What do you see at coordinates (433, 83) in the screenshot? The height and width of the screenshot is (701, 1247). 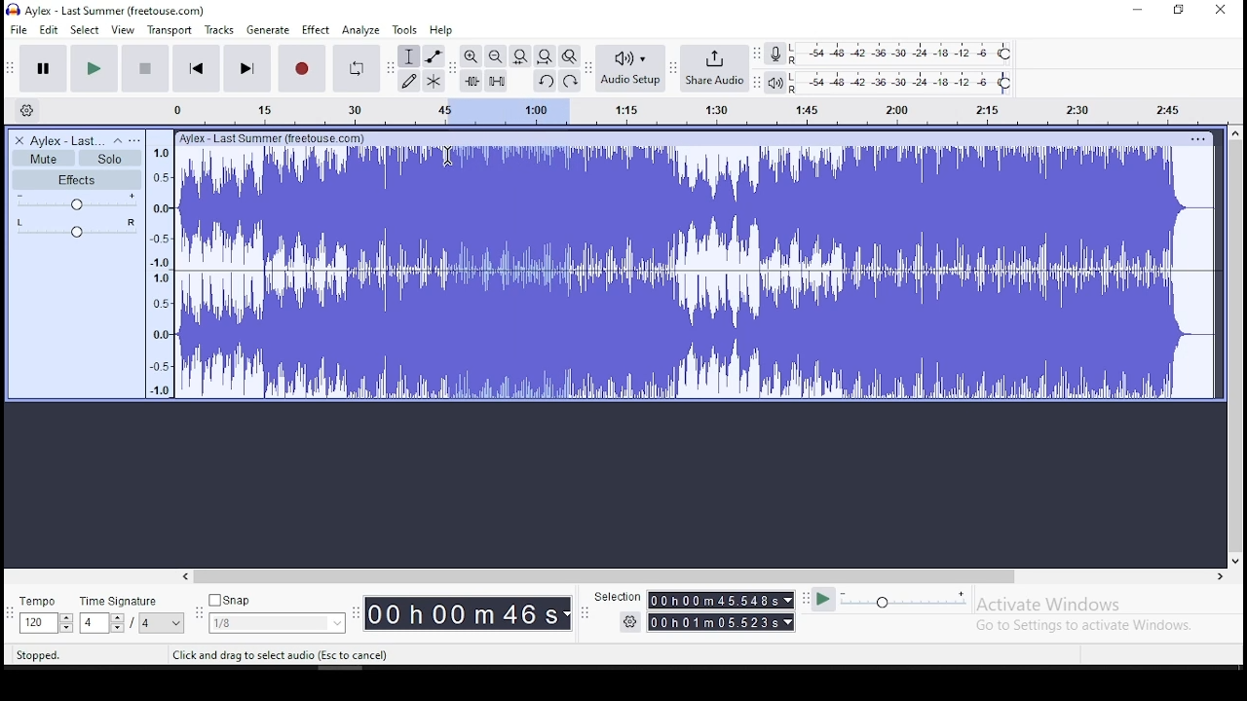 I see `multi tool` at bounding box center [433, 83].